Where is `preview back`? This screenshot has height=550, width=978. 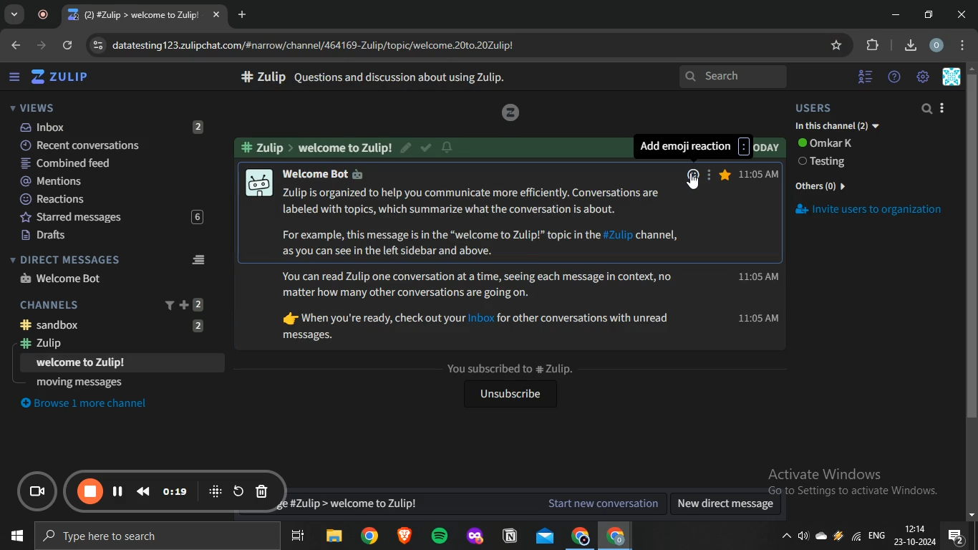
preview back is located at coordinates (143, 491).